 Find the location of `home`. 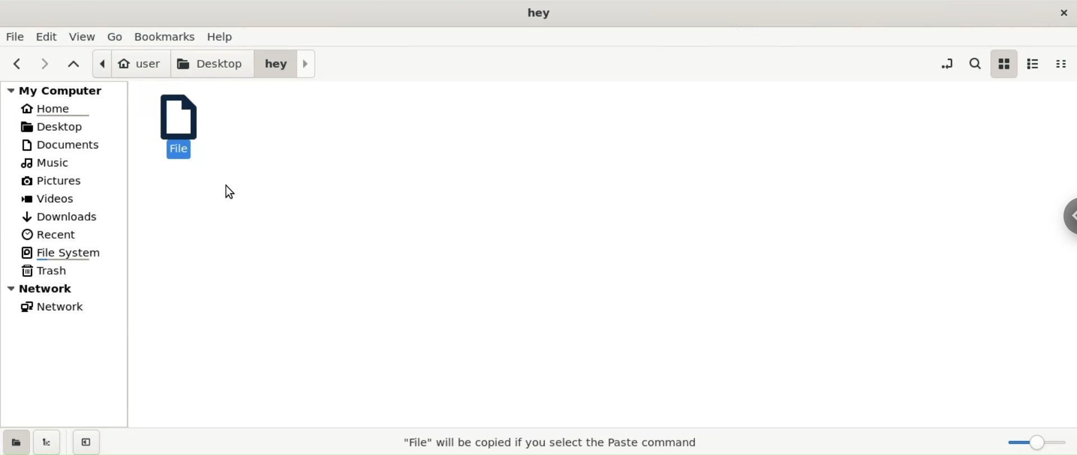

home is located at coordinates (65, 109).